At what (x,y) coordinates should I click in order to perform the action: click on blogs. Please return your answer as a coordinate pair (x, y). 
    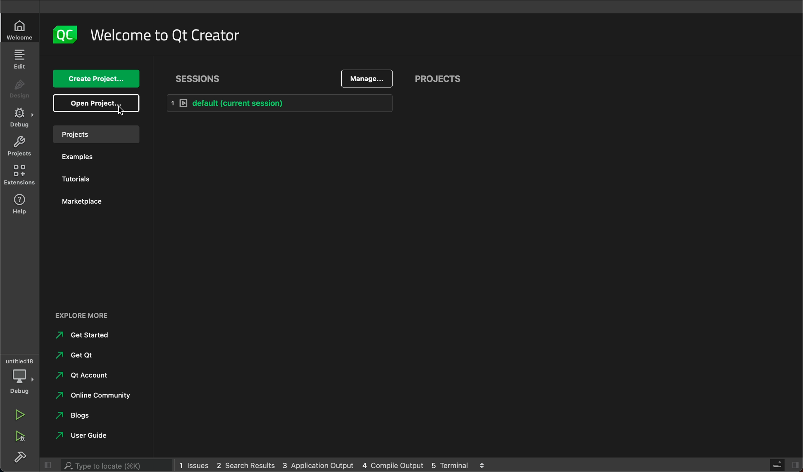
    Looking at the image, I should click on (79, 415).